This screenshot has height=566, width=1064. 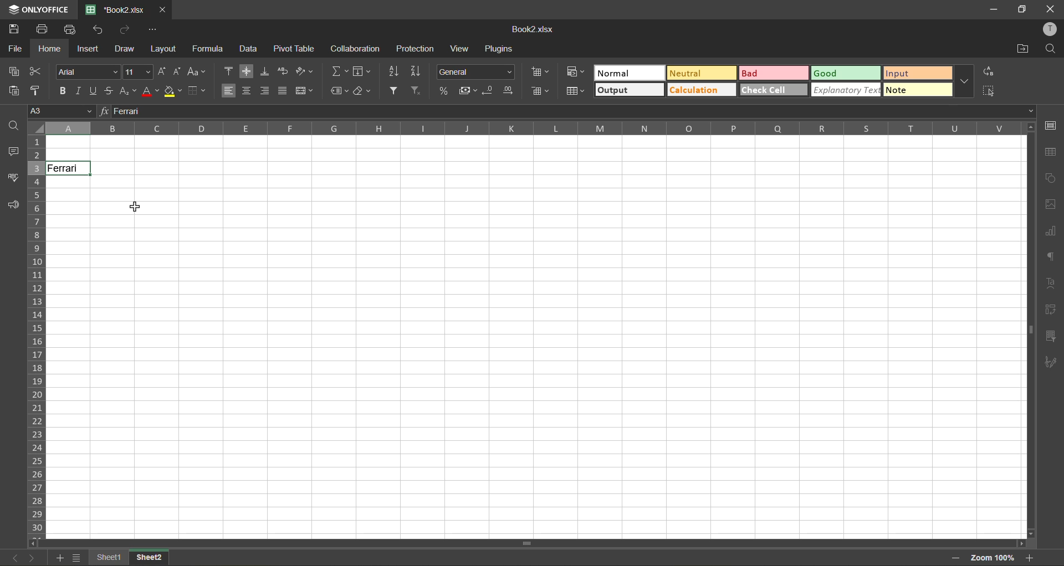 What do you see at coordinates (507, 90) in the screenshot?
I see `increase decimal` at bounding box center [507, 90].